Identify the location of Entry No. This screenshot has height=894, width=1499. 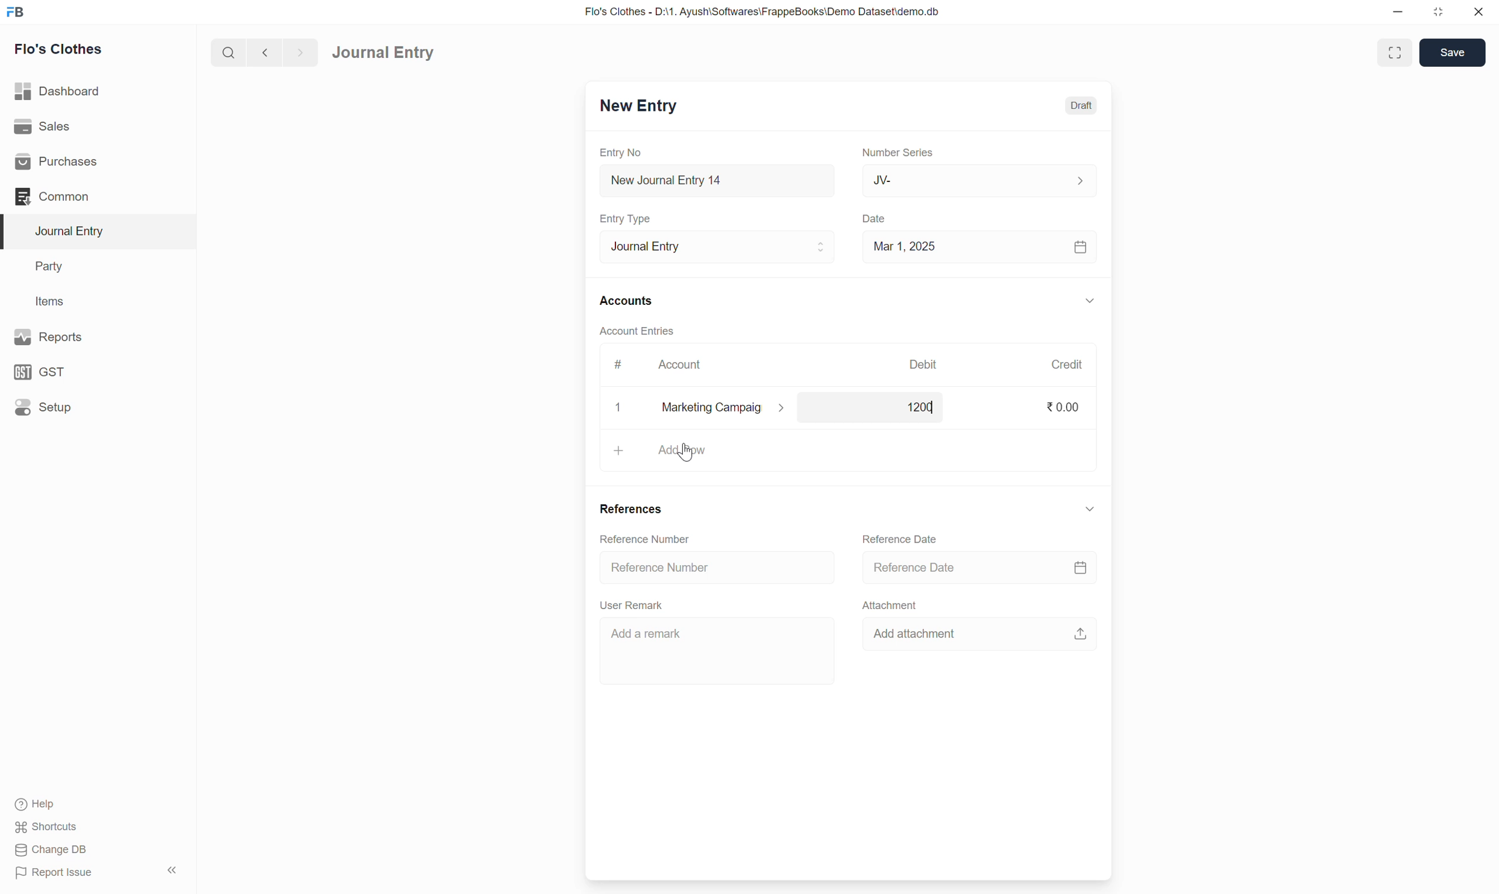
(623, 152).